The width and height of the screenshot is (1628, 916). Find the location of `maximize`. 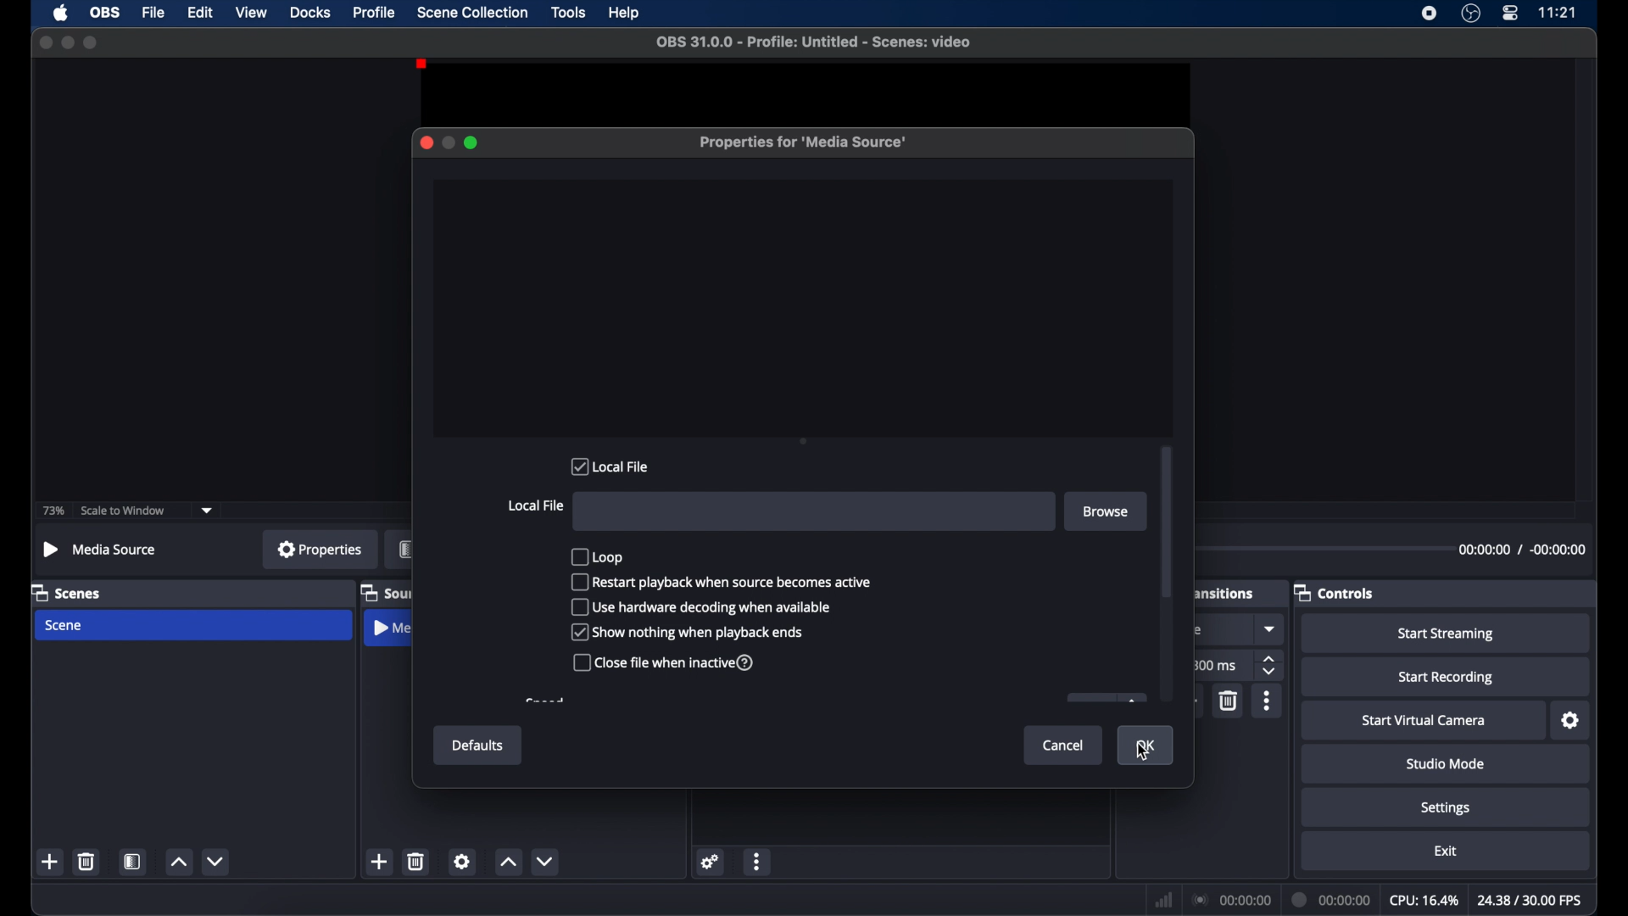

maximize is located at coordinates (92, 44).